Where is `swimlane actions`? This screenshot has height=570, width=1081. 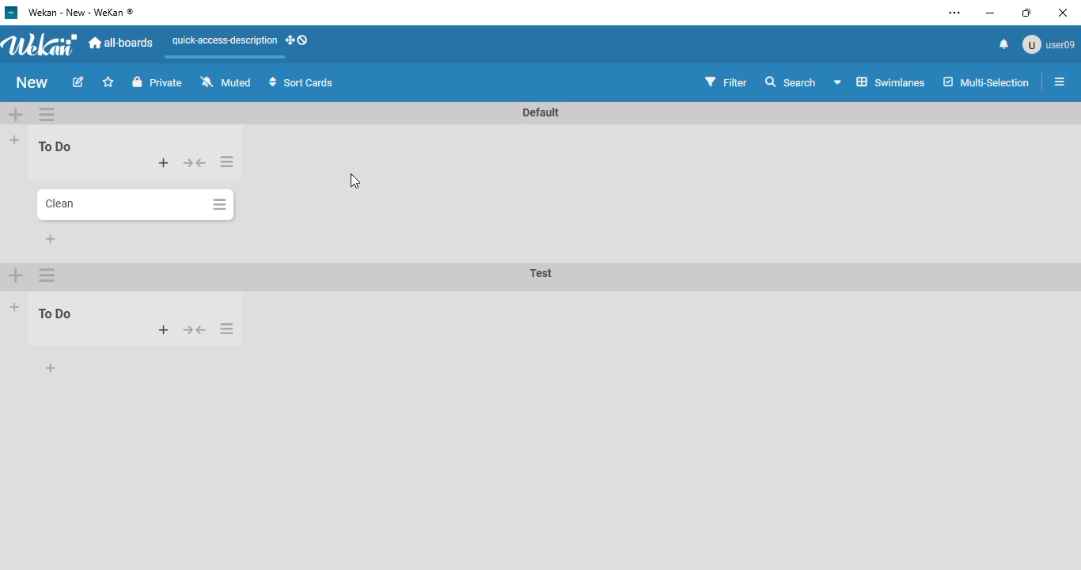
swimlane actions is located at coordinates (47, 115).